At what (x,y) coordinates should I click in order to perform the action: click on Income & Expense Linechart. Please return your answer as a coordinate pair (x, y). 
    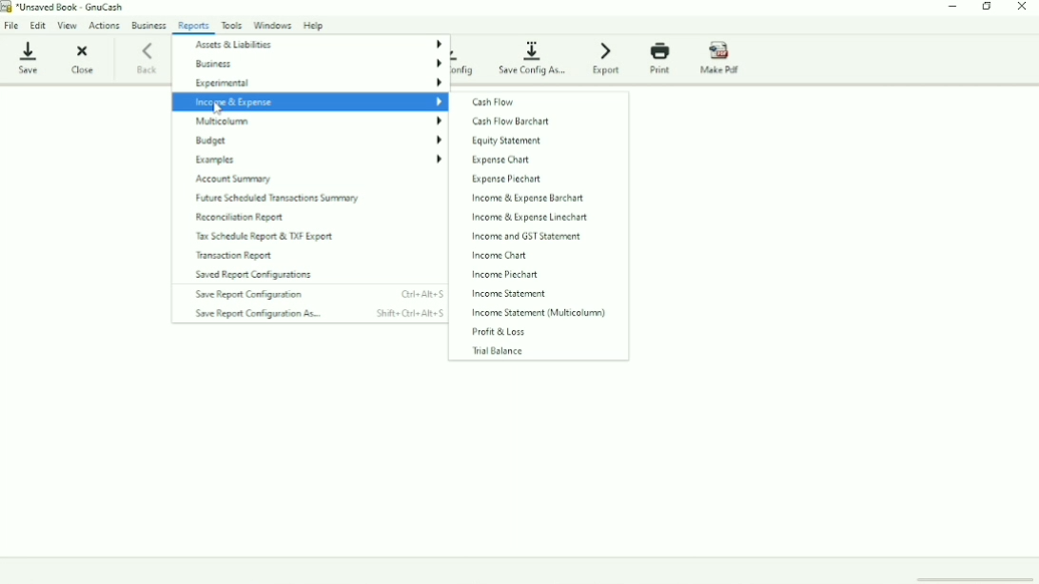
    Looking at the image, I should click on (528, 217).